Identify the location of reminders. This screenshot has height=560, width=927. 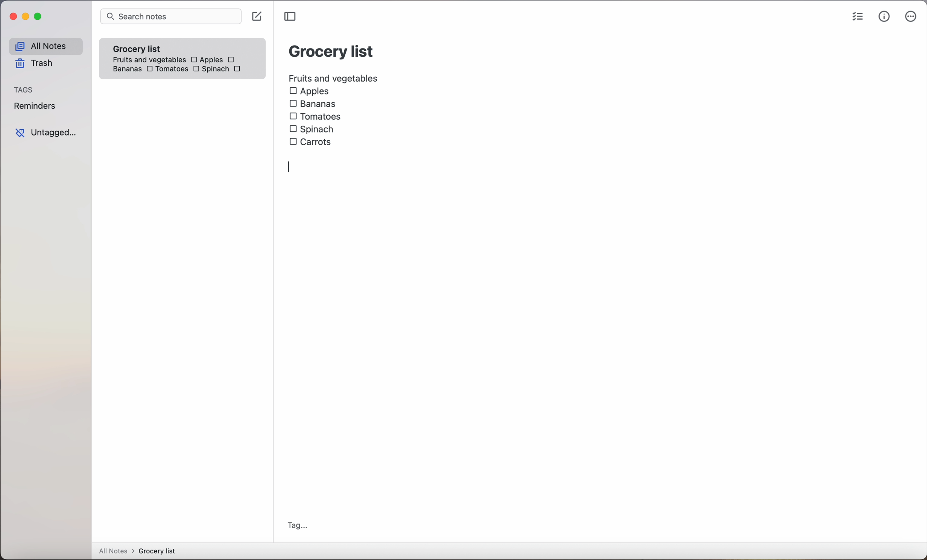
(34, 107).